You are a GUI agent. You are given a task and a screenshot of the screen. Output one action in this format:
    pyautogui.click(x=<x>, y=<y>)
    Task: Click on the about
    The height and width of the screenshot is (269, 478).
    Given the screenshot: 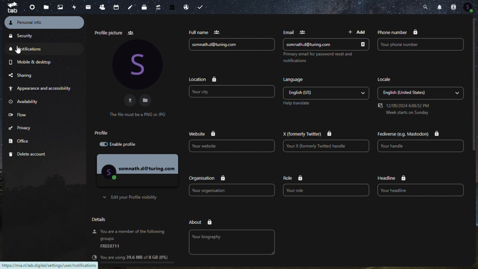 What is the action you would take?
    pyautogui.click(x=201, y=222)
    